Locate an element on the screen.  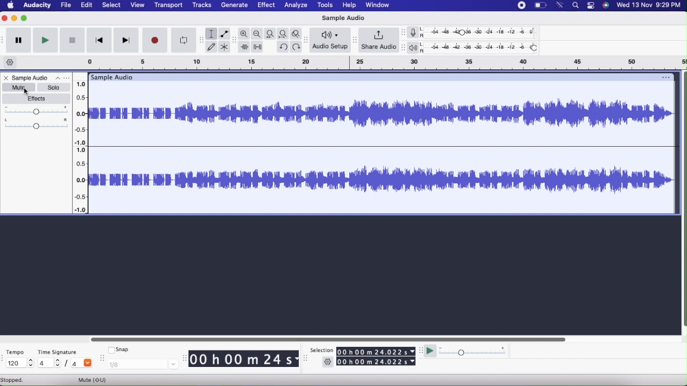
Adjust is located at coordinates (401, 47).